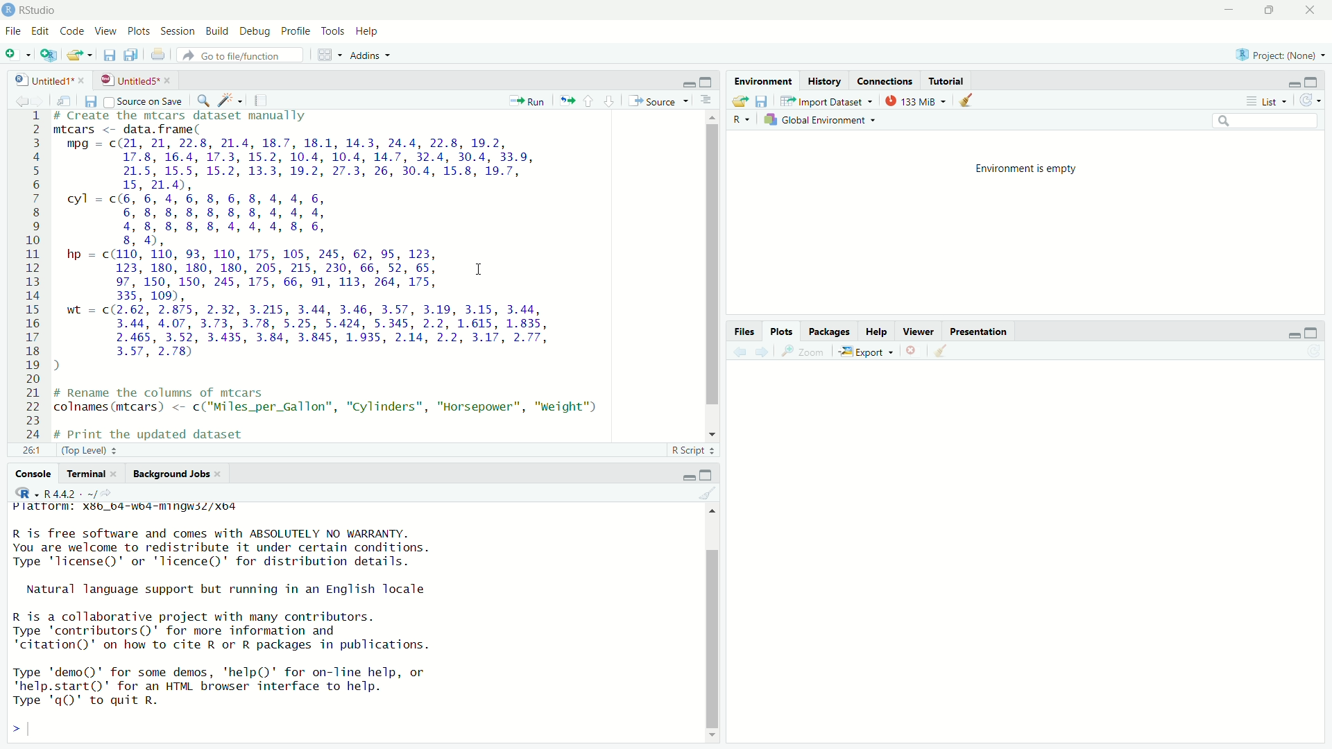 The height and width of the screenshot is (749, 1332). What do you see at coordinates (334, 32) in the screenshot?
I see `Tools` at bounding box center [334, 32].